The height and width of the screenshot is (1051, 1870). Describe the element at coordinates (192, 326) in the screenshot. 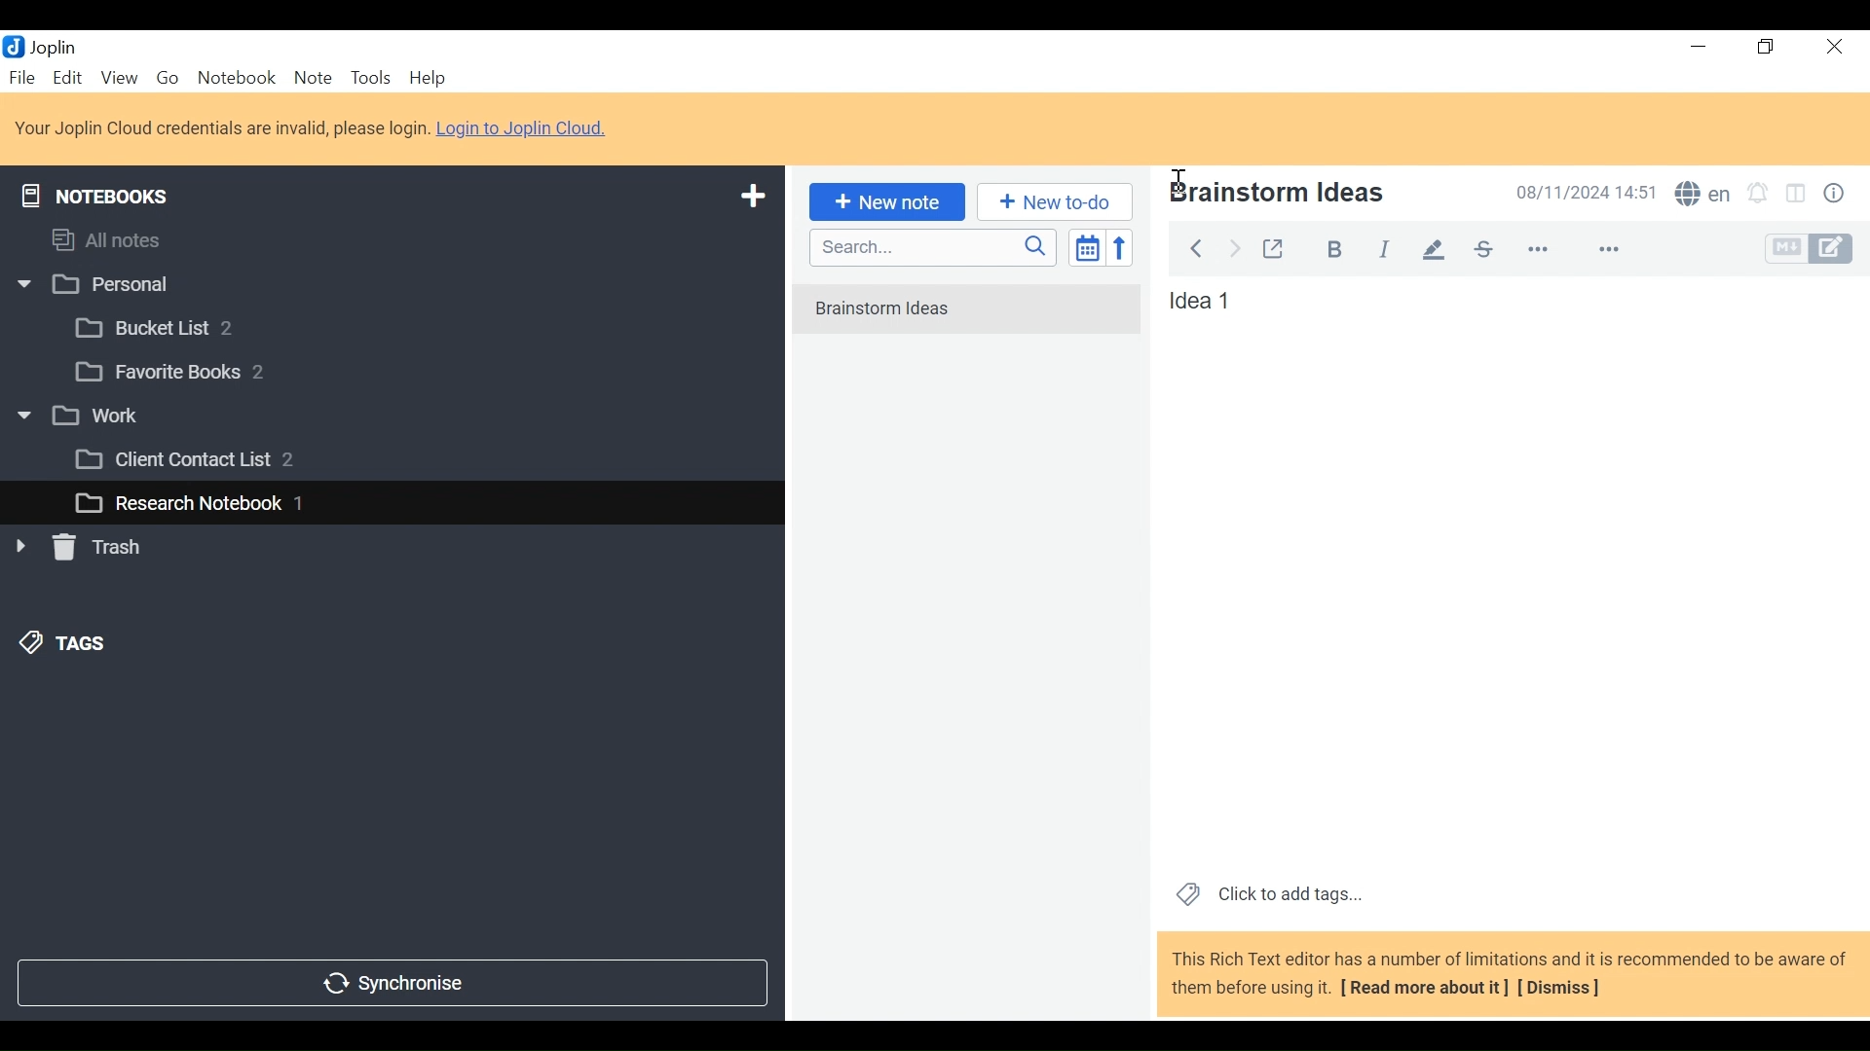

I see `[3 Bucket List 2` at that location.